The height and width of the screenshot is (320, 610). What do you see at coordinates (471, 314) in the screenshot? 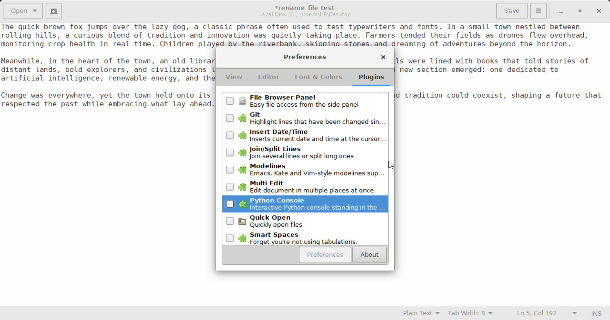
I see `Tab Width ` at bounding box center [471, 314].